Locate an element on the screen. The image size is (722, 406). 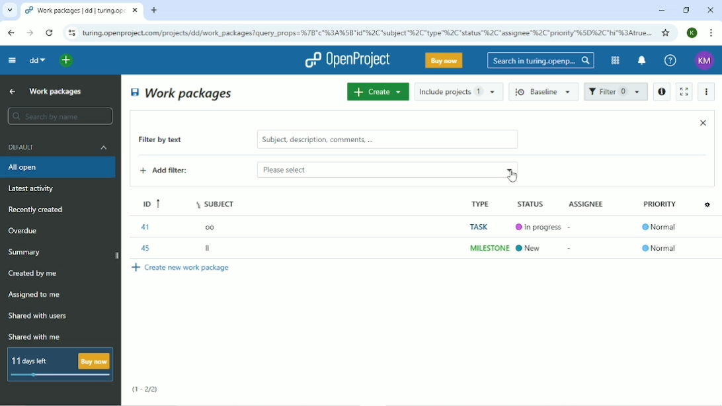
Type is located at coordinates (478, 204).